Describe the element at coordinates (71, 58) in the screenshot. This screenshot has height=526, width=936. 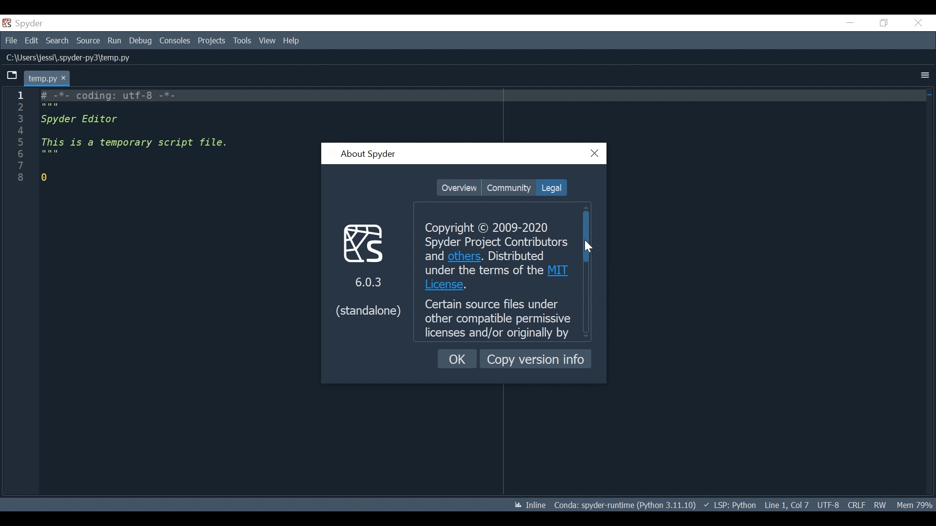
I see `C:\Users\jessi\.spyder-py3\temp.py` at that location.